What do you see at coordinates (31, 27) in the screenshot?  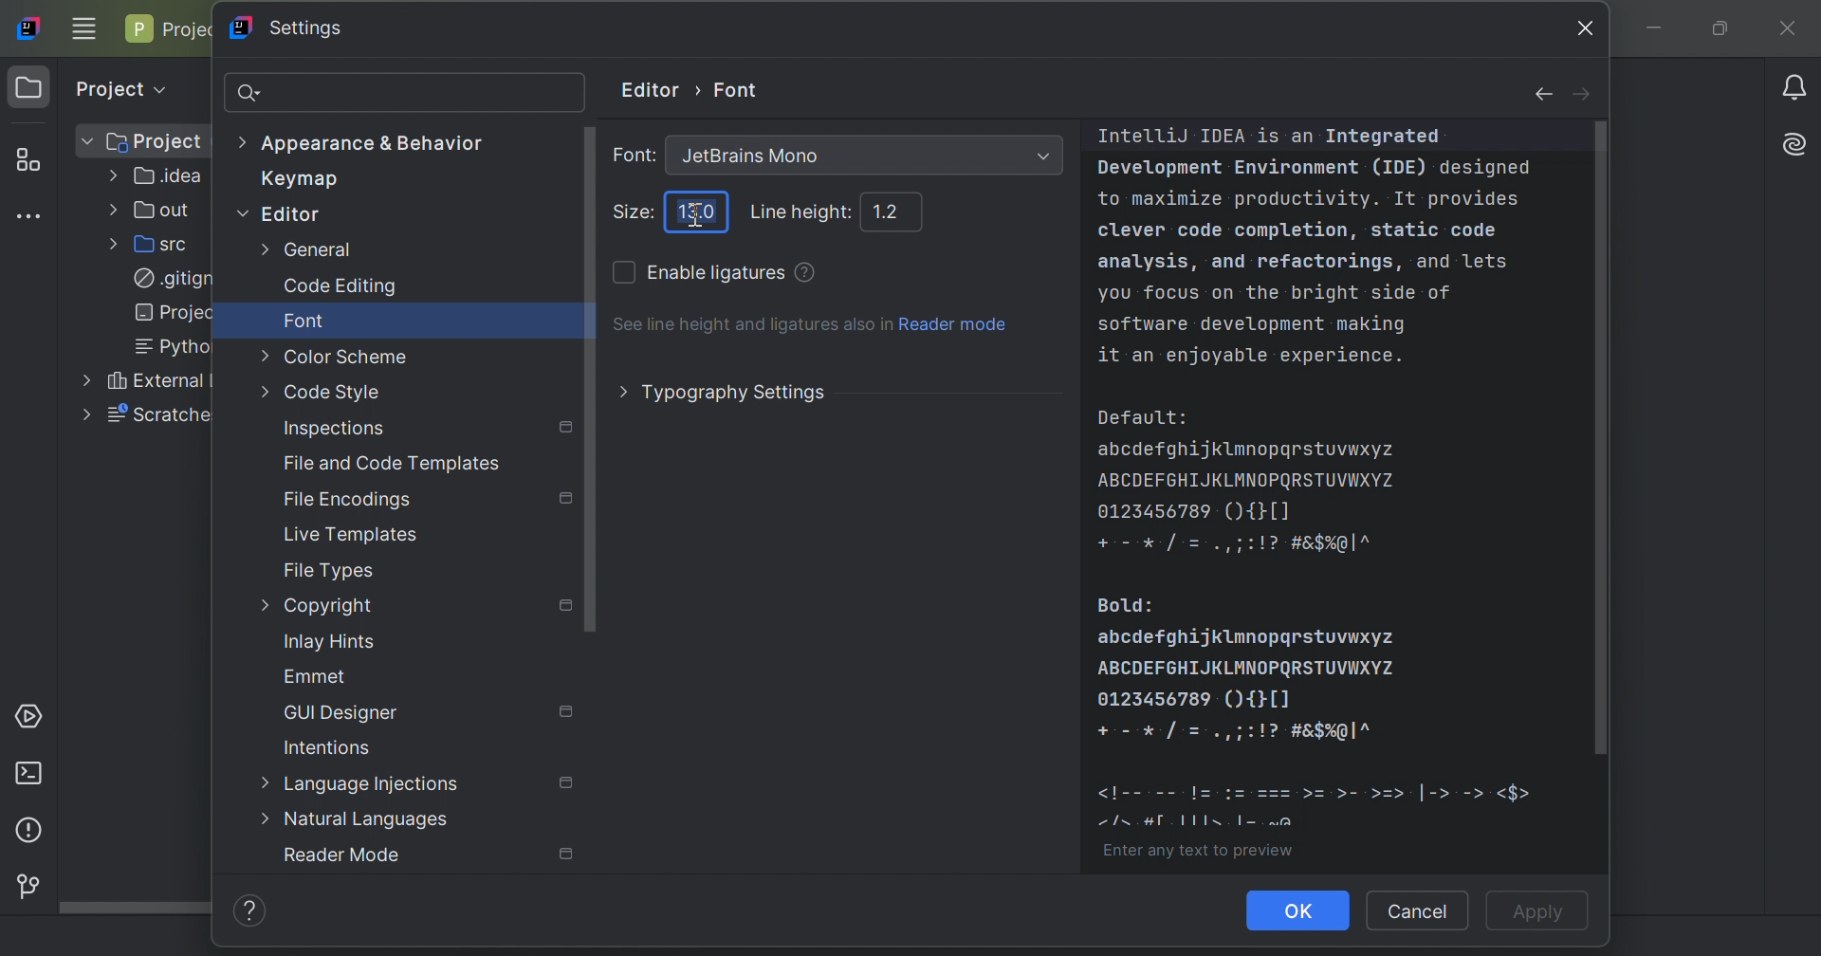 I see `IntelliJ IDEA icon` at bounding box center [31, 27].